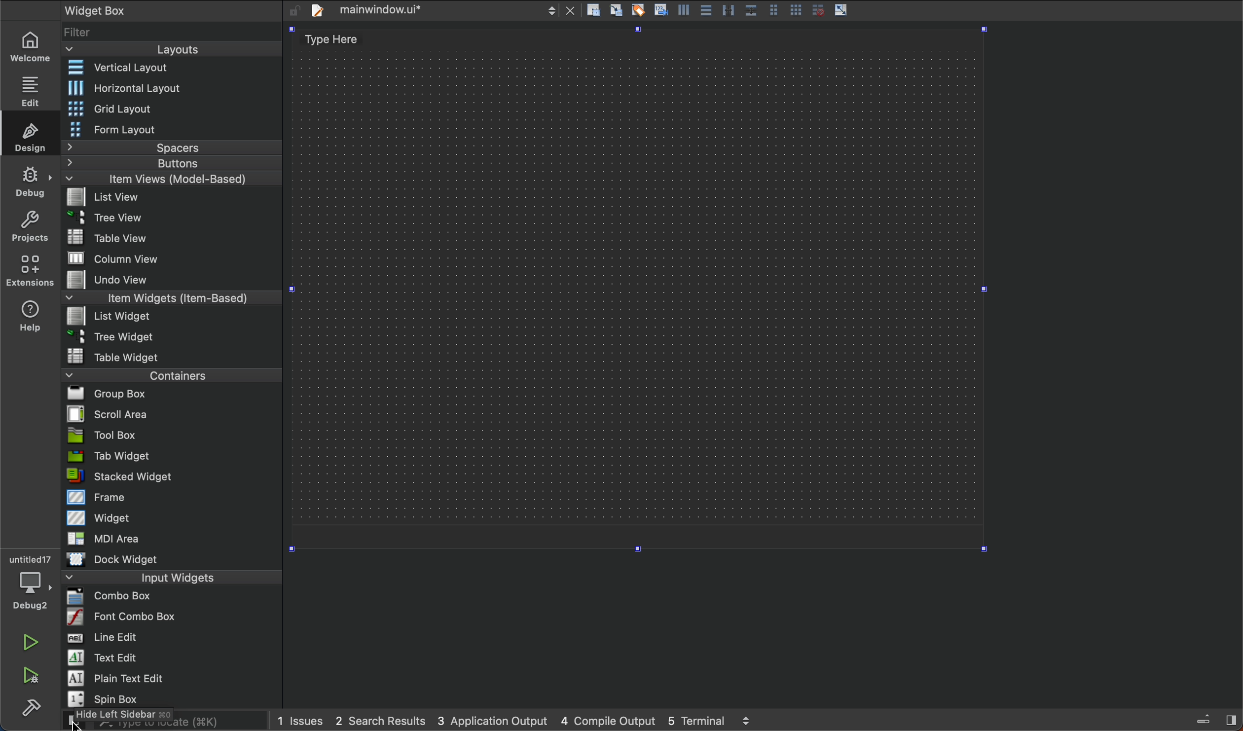 The image size is (1243, 731). Describe the element at coordinates (843, 10) in the screenshot. I see `` at that location.